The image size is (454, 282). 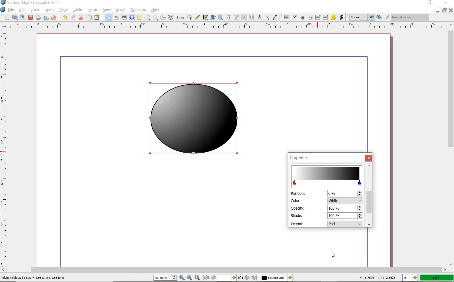 I want to click on RENDER FRAME, so click(x=131, y=17).